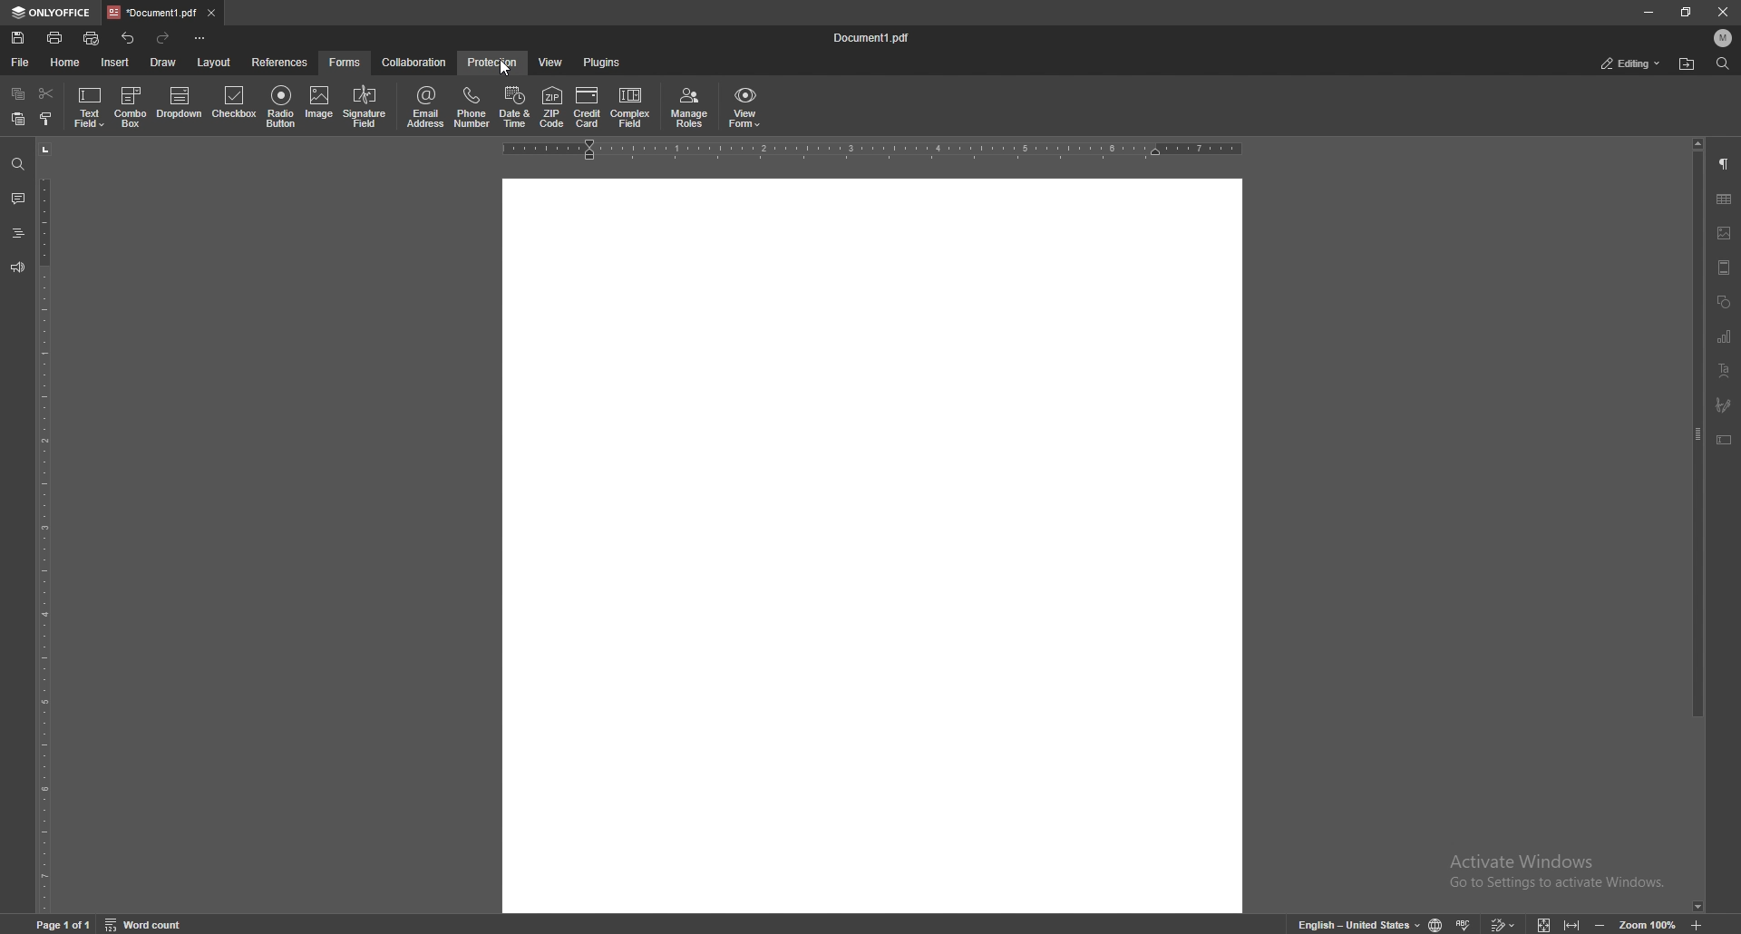 This screenshot has width=1741, height=934. I want to click on track changes, so click(1500, 922).